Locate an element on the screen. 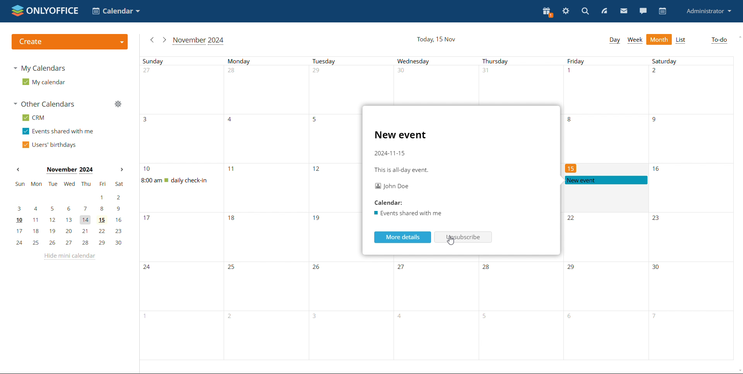  current month is located at coordinates (68, 170).